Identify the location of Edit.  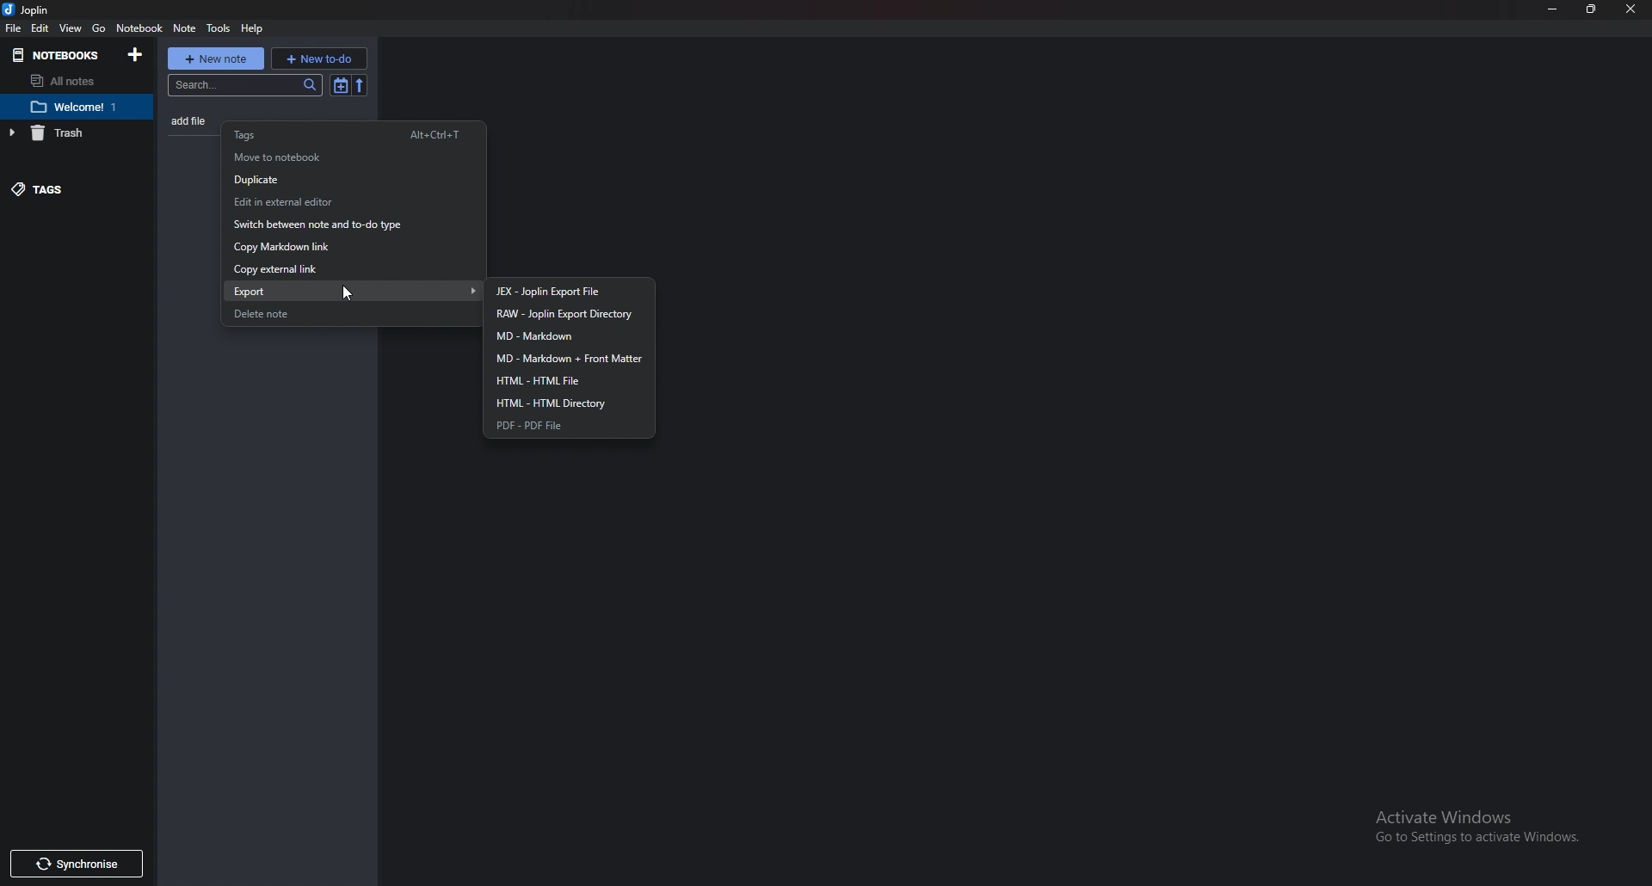
(41, 29).